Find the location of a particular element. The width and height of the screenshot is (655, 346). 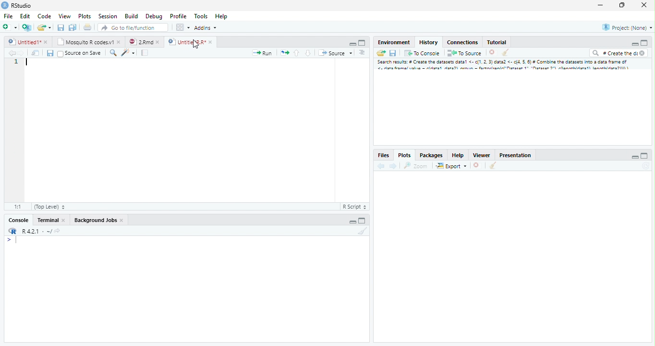

Alignment is located at coordinates (363, 54).